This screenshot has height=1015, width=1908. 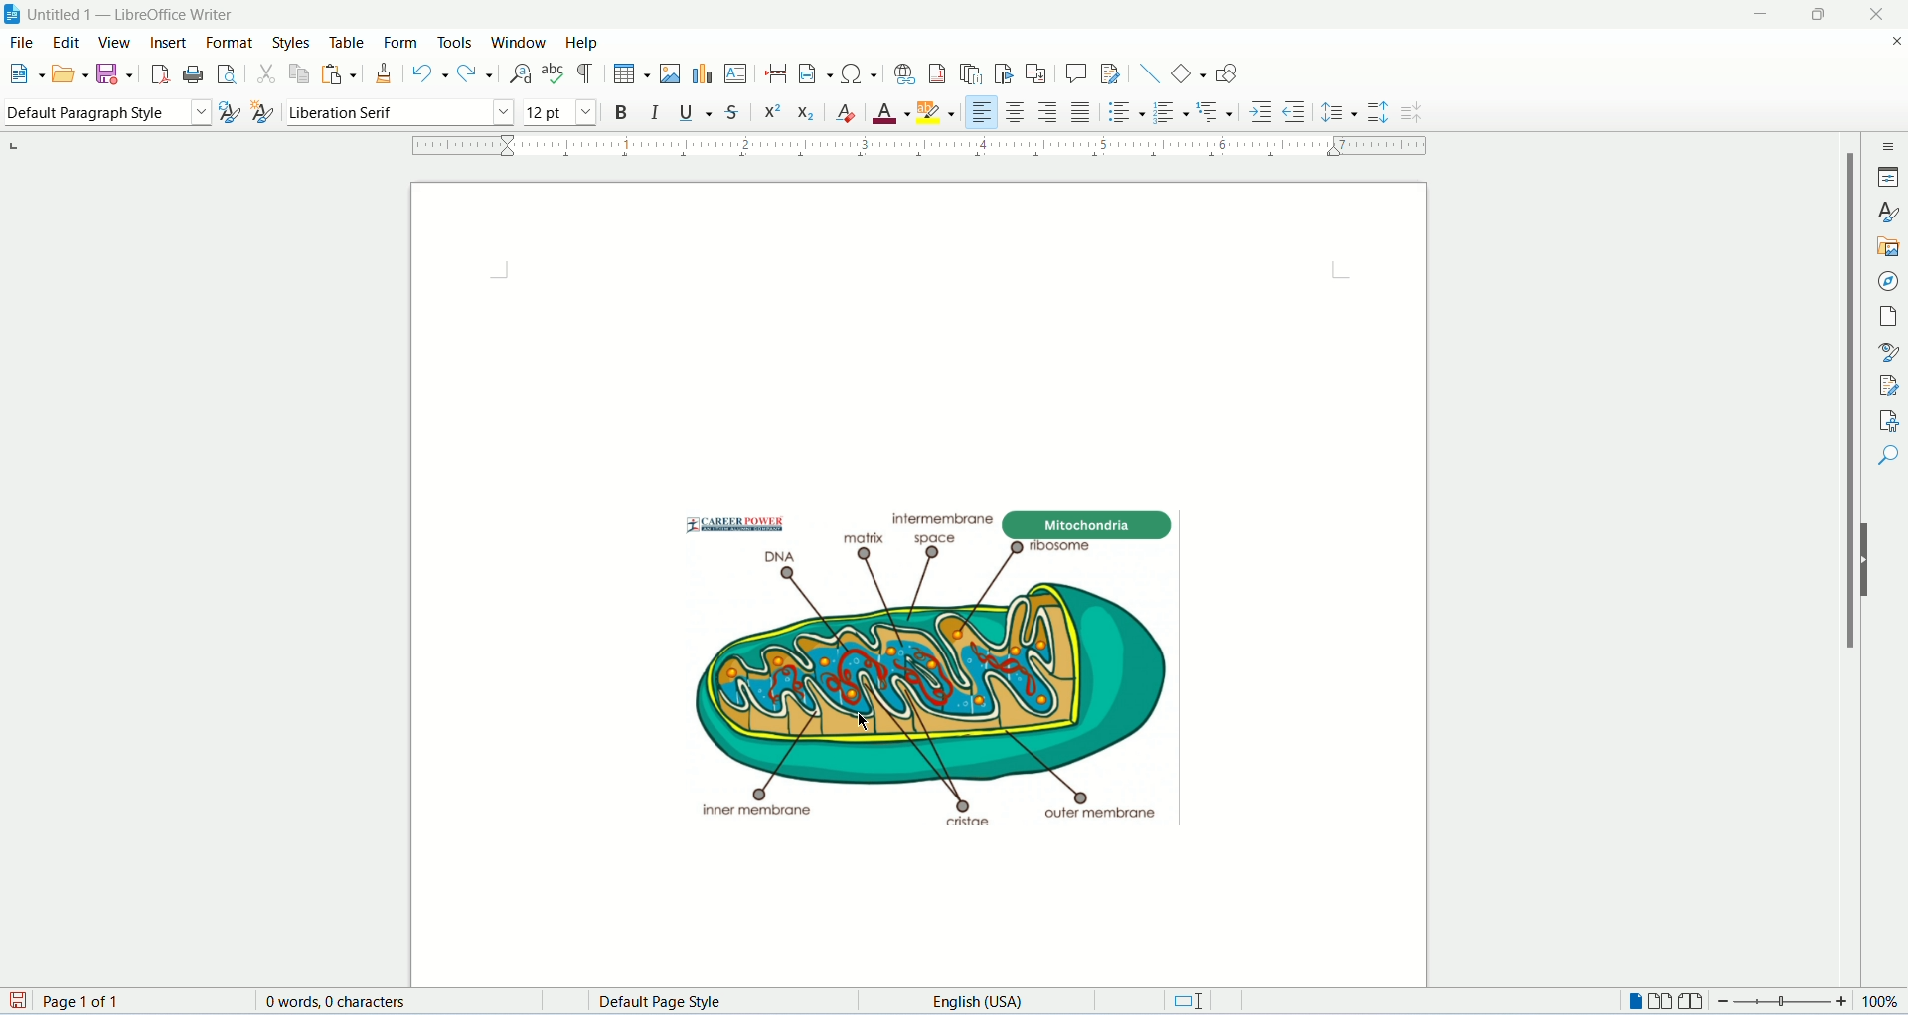 What do you see at coordinates (1888, 457) in the screenshot?
I see `find` at bounding box center [1888, 457].